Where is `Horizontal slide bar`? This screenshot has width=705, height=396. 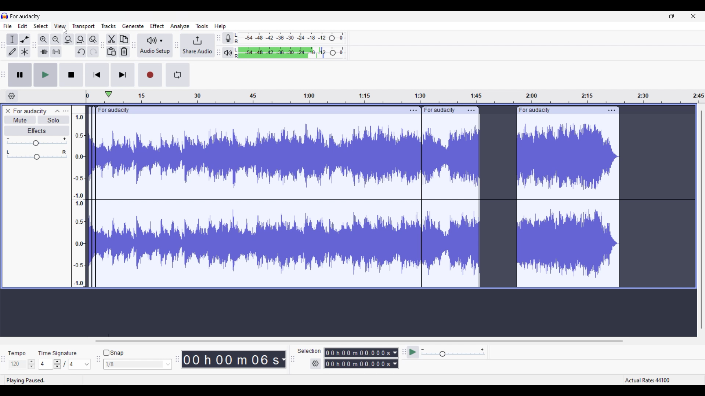
Horizontal slide bar is located at coordinates (358, 341).